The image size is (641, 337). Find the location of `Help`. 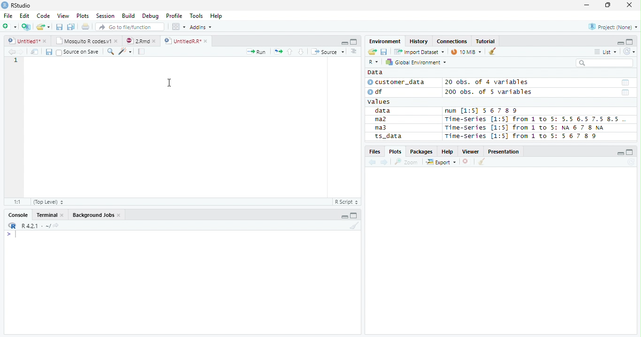

Help is located at coordinates (448, 152).